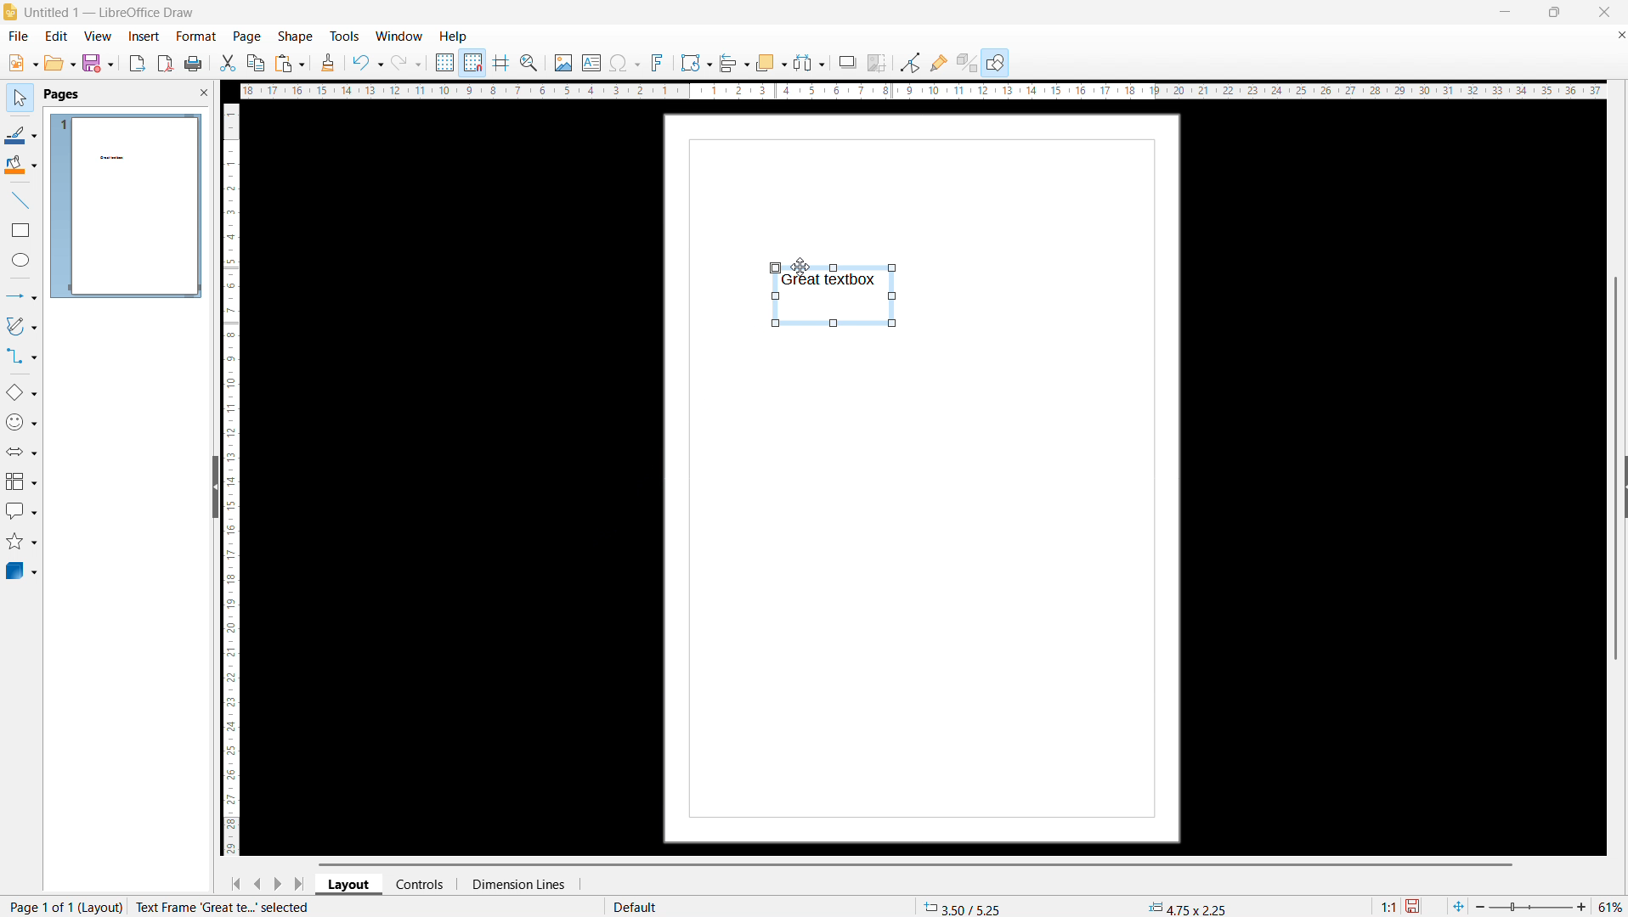 This screenshot has height=917, width=1628. Describe the element at coordinates (21, 64) in the screenshot. I see `file` at that location.